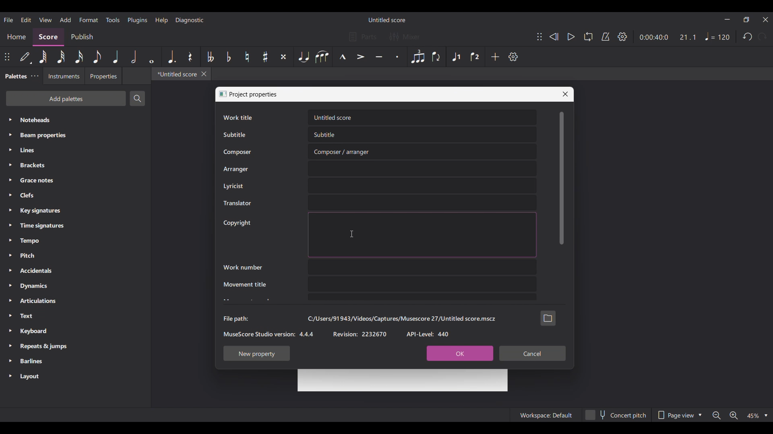  Describe the element at coordinates (688, 37) in the screenshot. I see `Current ratio` at that location.